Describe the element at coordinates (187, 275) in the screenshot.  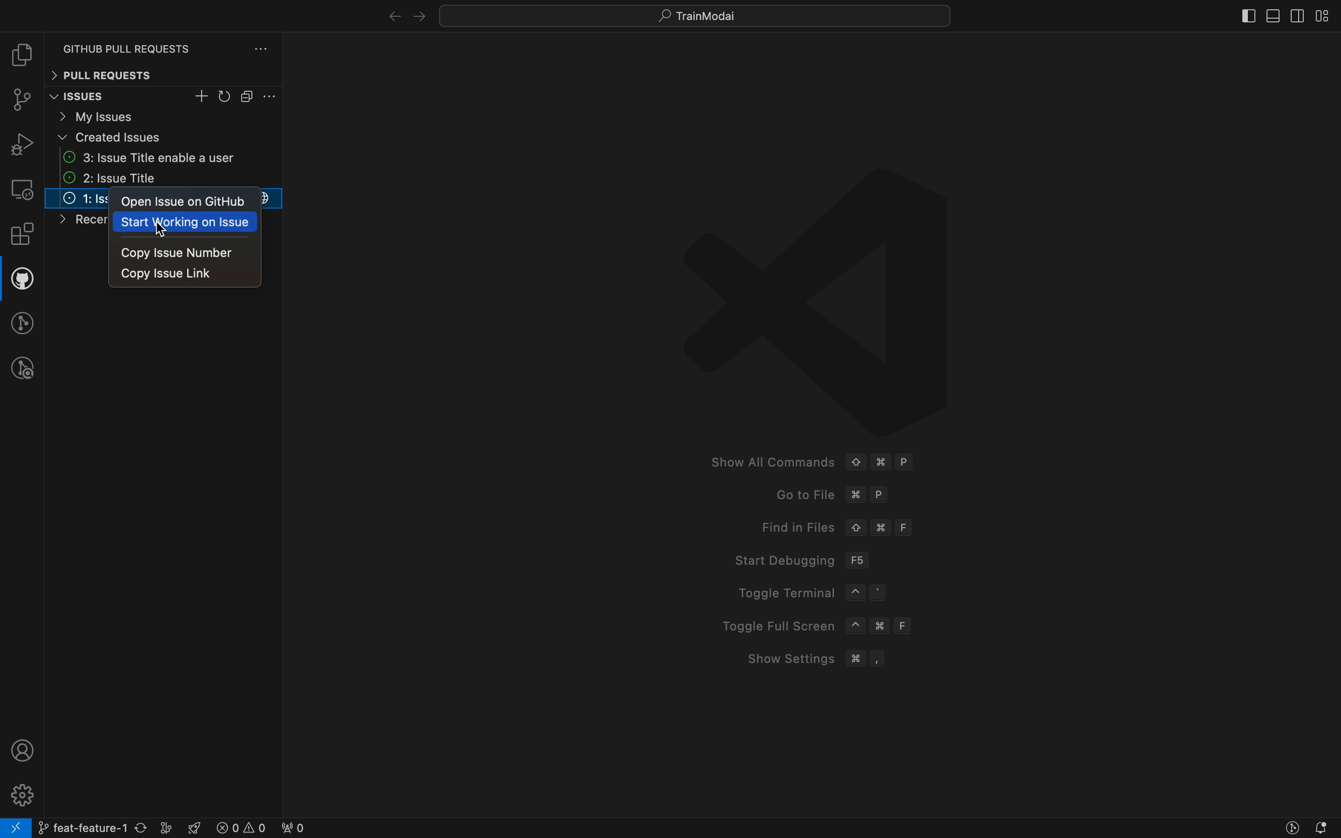
I see `copy link` at that location.